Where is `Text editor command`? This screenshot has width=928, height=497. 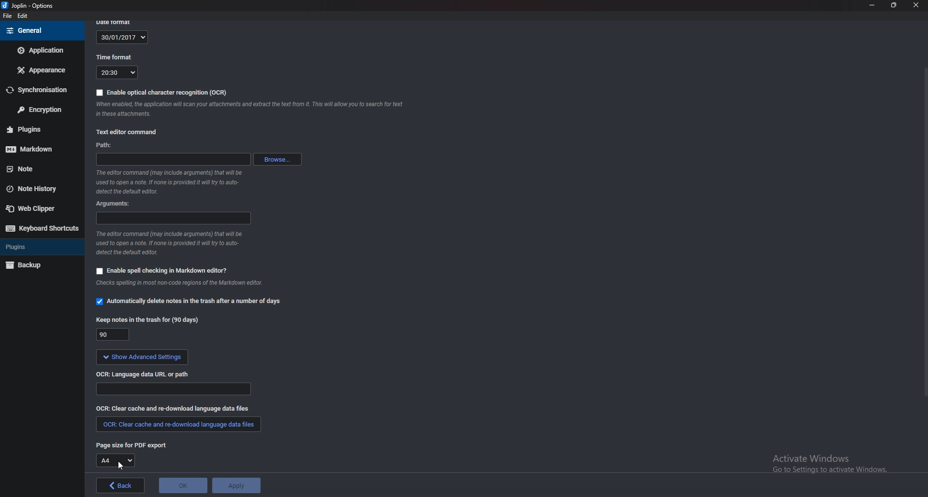
Text editor command is located at coordinates (128, 132).